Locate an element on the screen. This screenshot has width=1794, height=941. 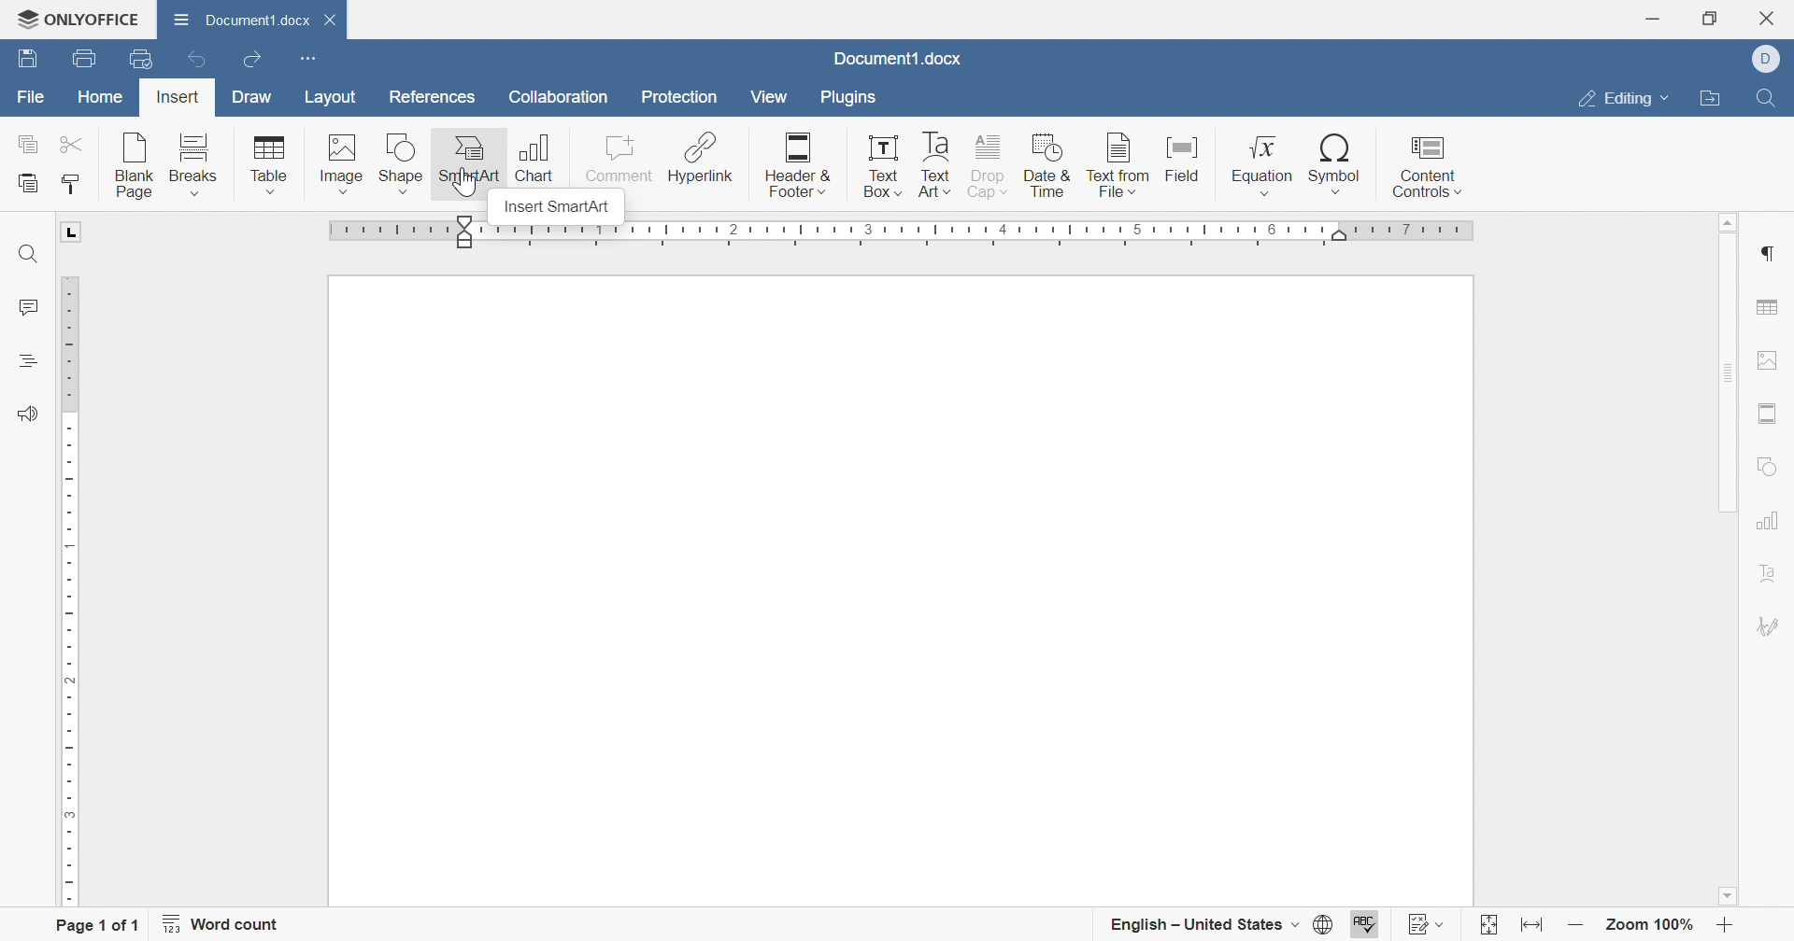
English - United States is located at coordinates (1203, 923).